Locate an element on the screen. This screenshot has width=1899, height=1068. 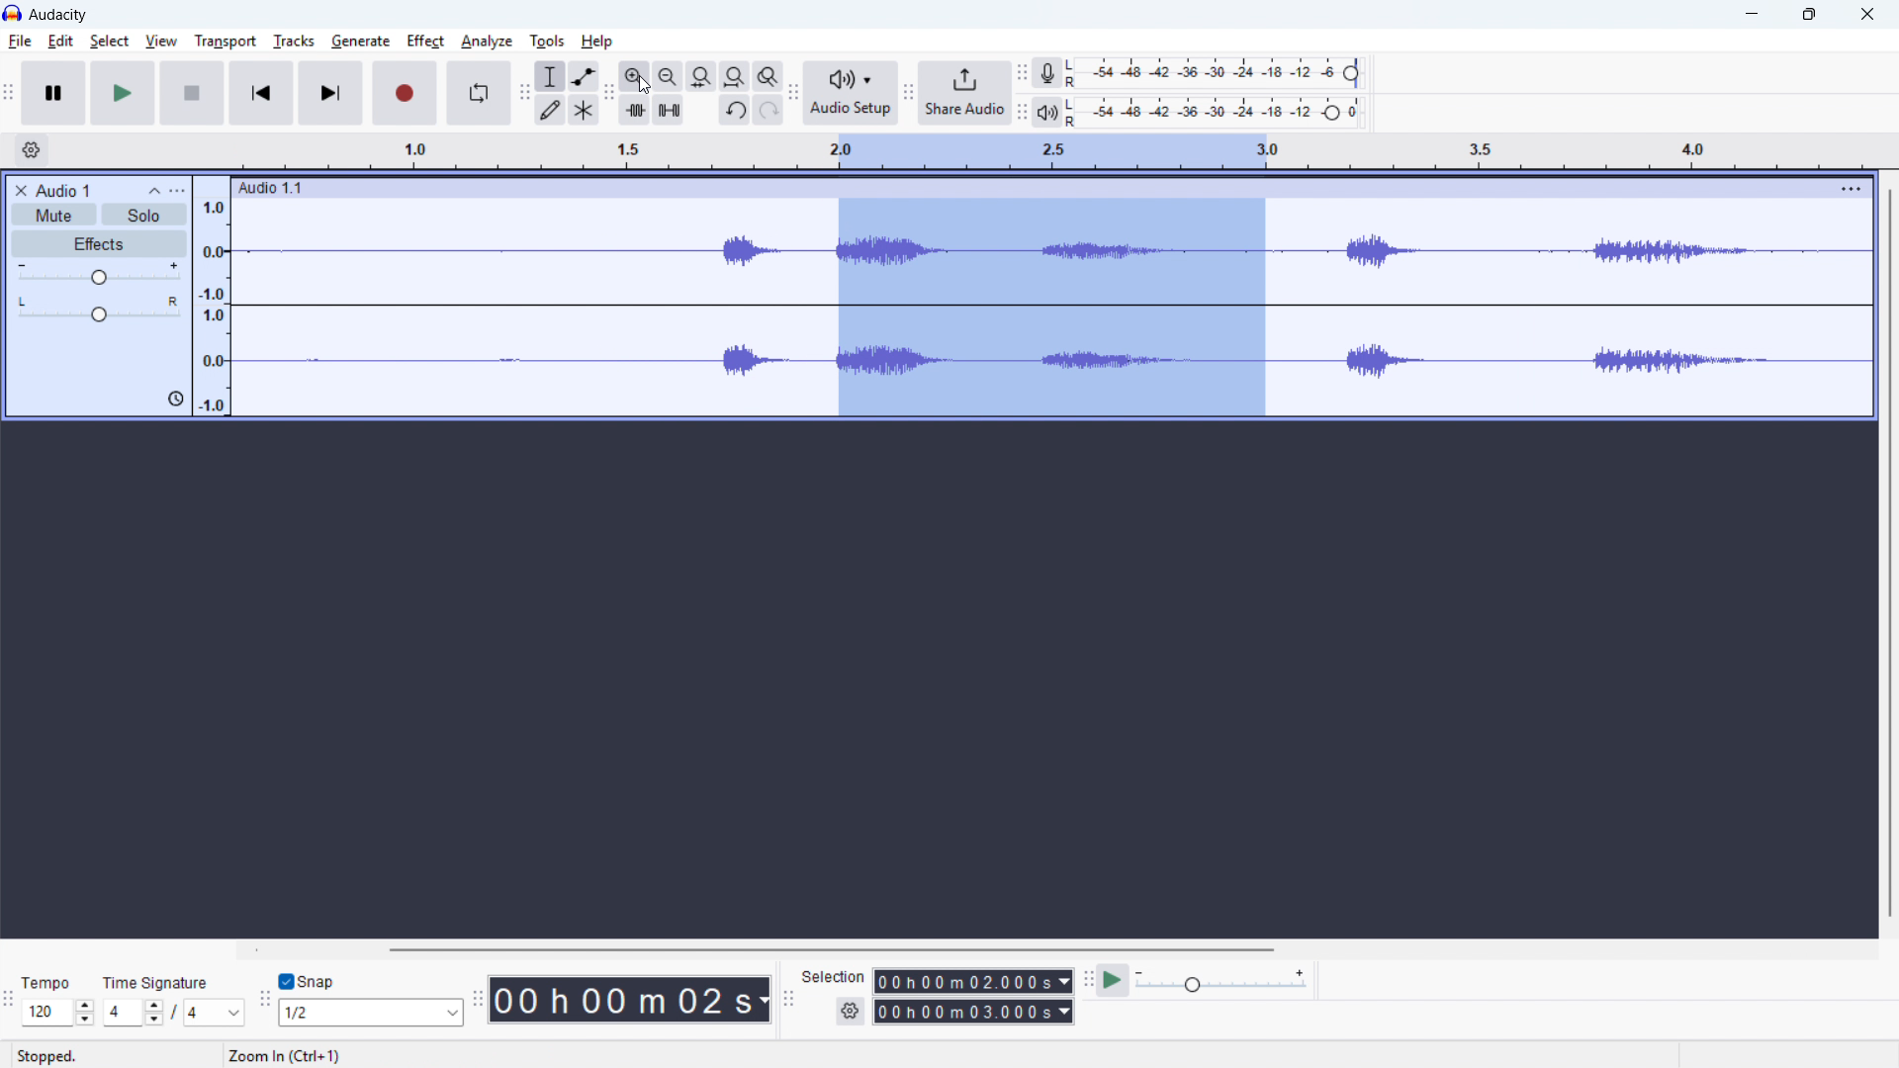
Track options is located at coordinates (1486, 189).